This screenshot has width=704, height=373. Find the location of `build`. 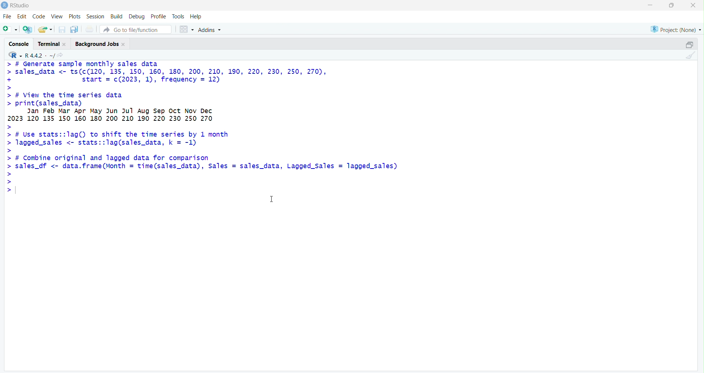

build is located at coordinates (117, 16).